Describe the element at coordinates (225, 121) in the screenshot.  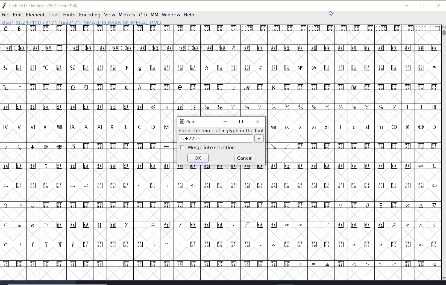
I see `MINIMIZE` at that location.